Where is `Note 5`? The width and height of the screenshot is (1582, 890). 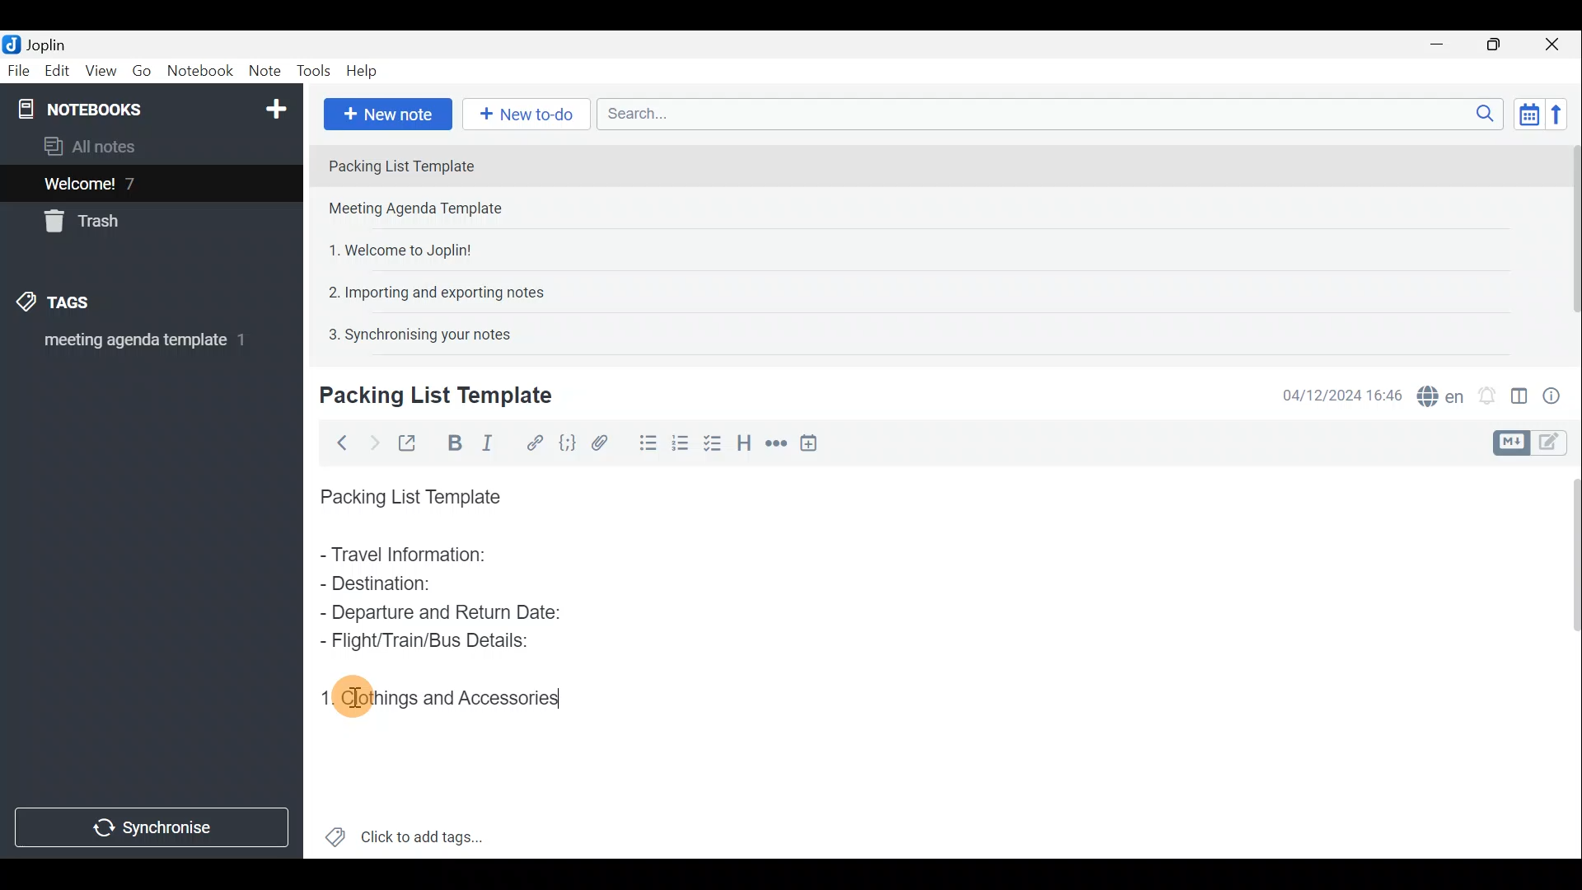 Note 5 is located at coordinates (413, 332).